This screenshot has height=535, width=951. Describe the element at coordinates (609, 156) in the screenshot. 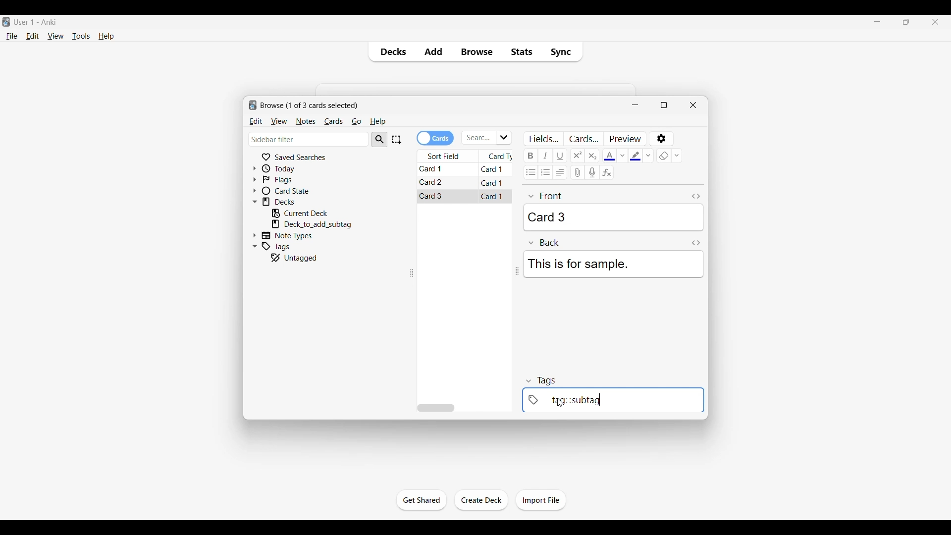

I see `Selected text color` at that location.